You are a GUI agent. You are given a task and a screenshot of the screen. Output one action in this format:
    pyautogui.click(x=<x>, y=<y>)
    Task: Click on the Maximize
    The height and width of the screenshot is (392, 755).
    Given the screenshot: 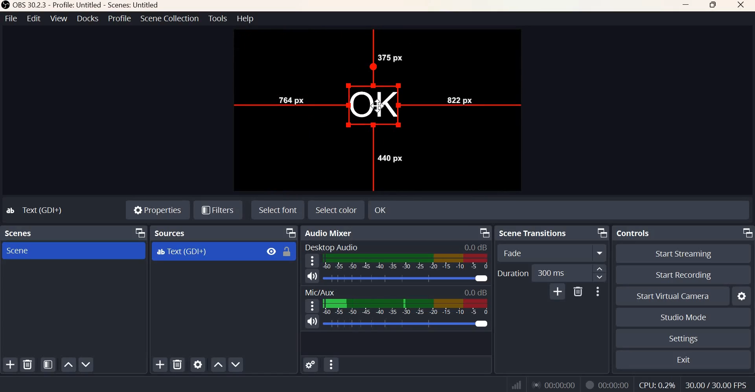 What is the action you would take?
    pyautogui.click(x=714, y=5)
    